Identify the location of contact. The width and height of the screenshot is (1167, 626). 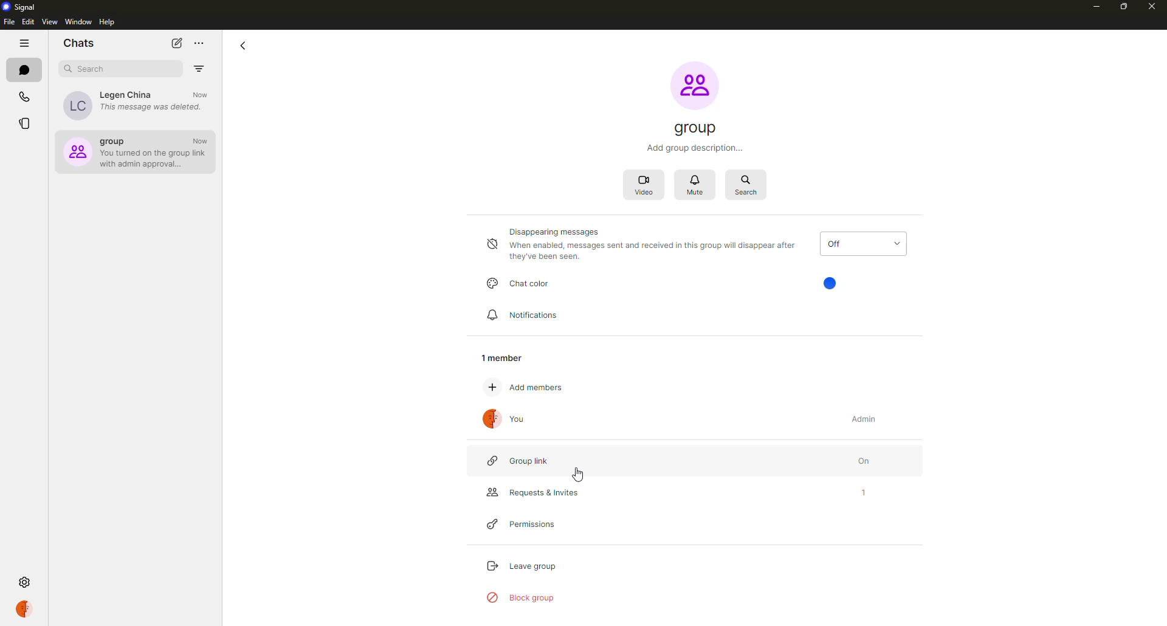
(136, 105).